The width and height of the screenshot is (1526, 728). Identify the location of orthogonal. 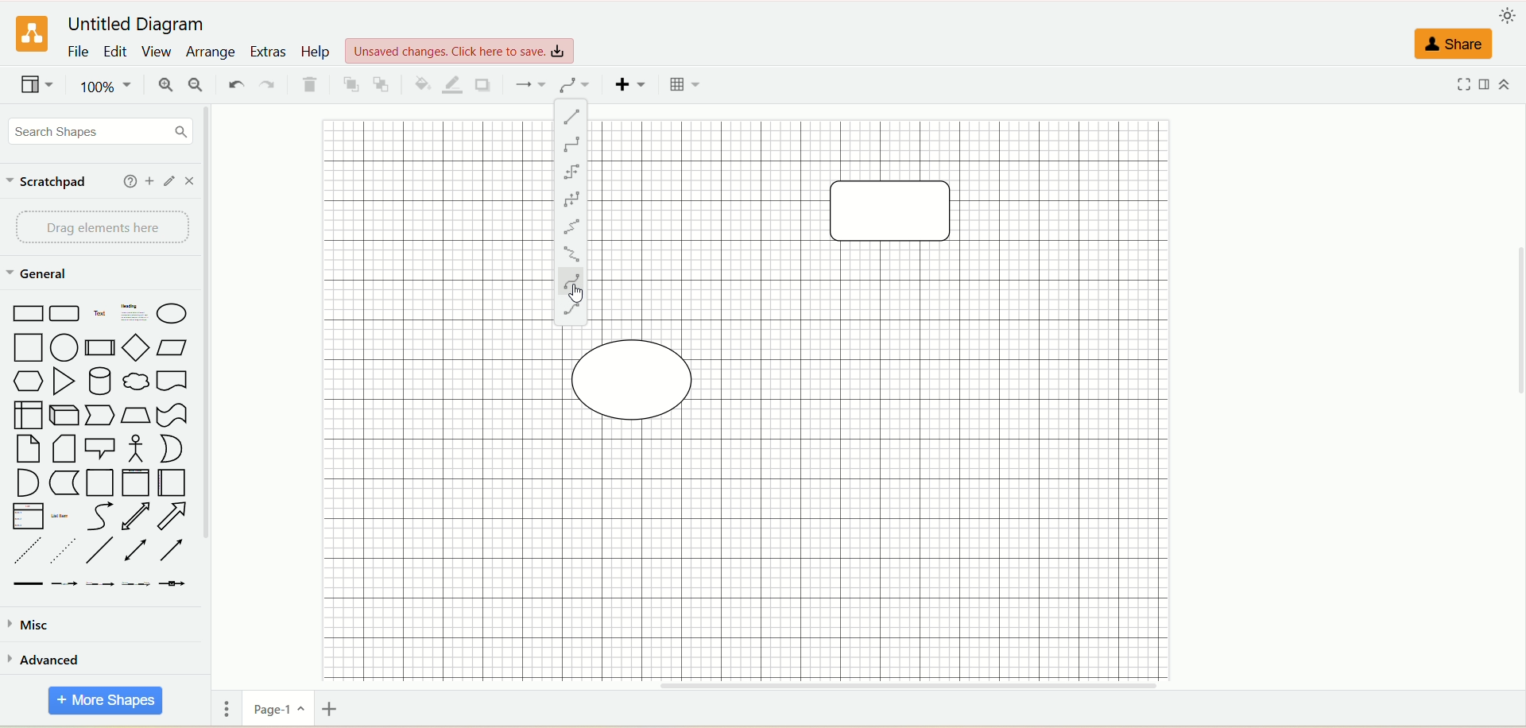
(573, 145).